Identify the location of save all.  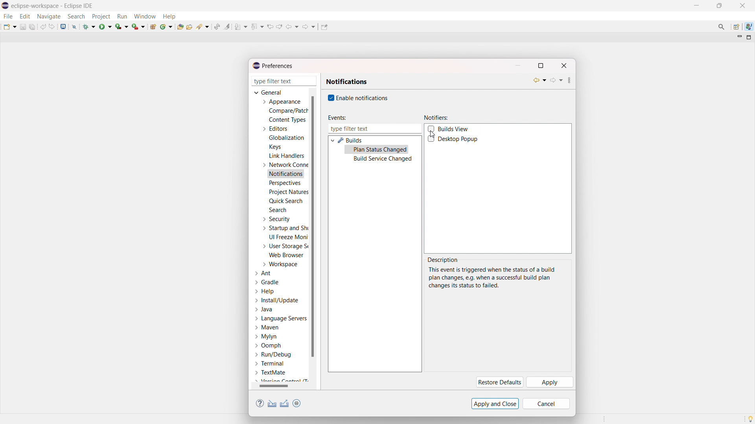
(33, 26).